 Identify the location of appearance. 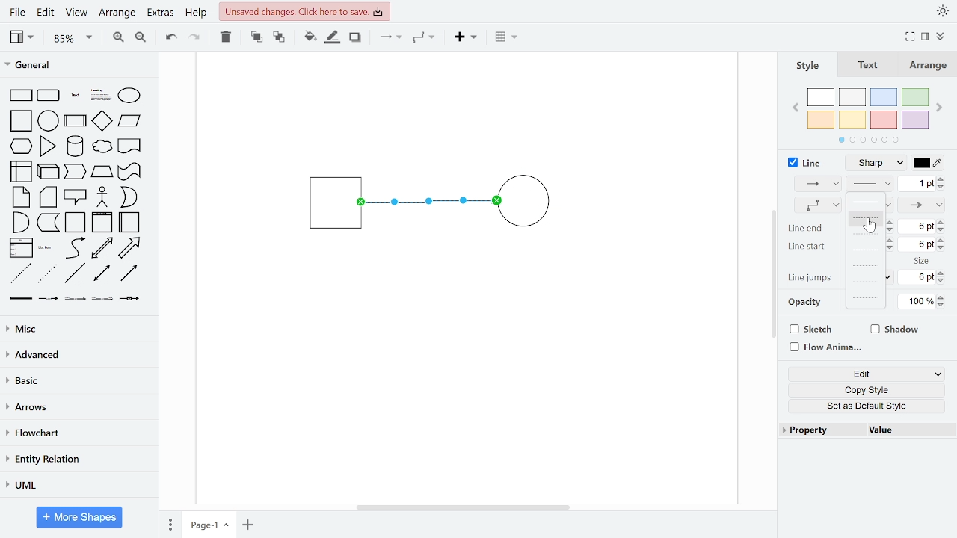
(942, 11).